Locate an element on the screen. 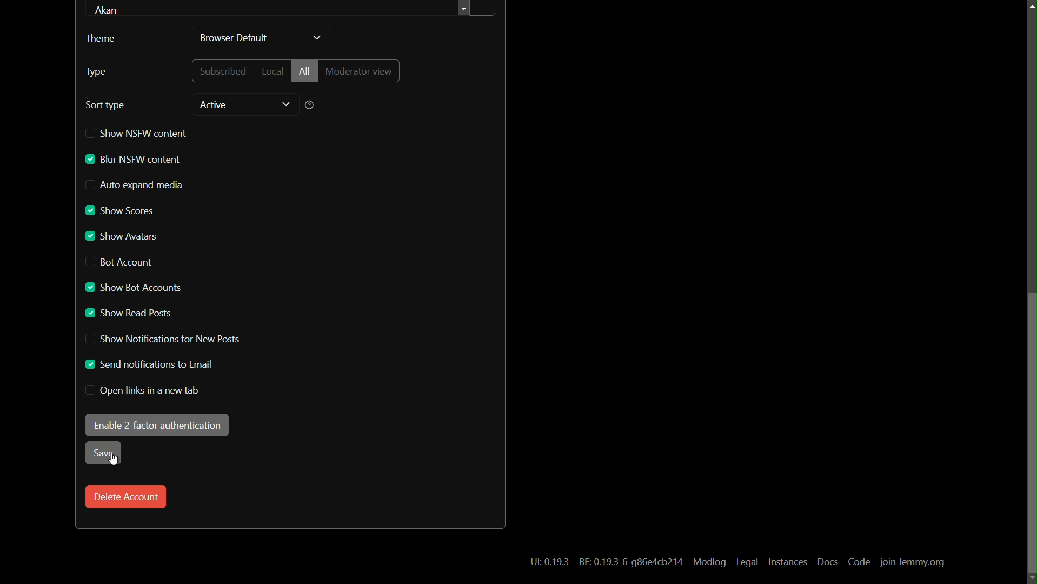 This screenshot has width=1037, height=584. open links in a new tab is located at coordinates (143, 391).